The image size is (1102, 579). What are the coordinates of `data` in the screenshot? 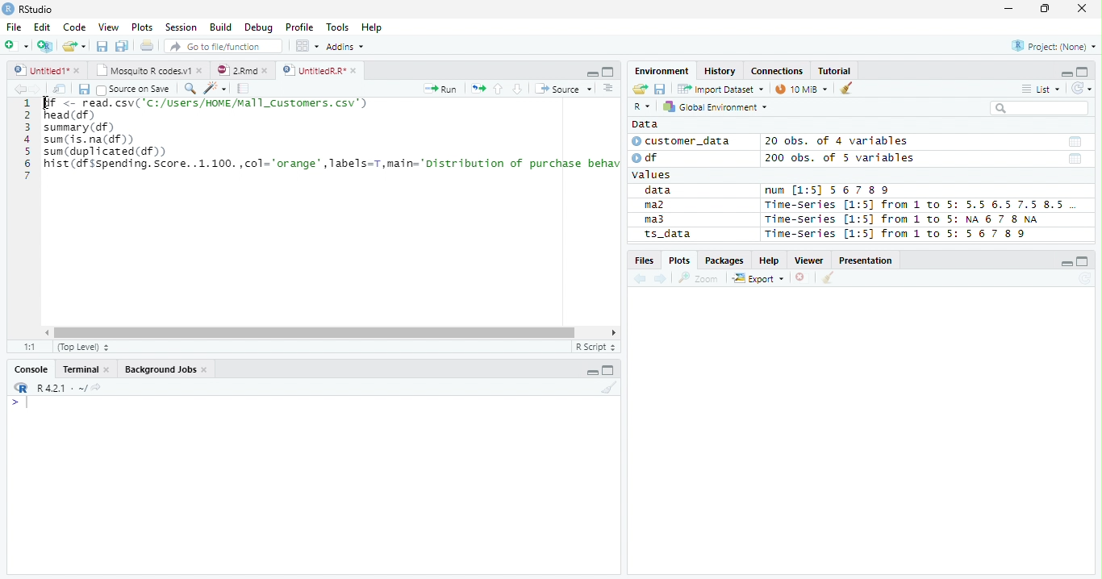 It's located at (661, 191).